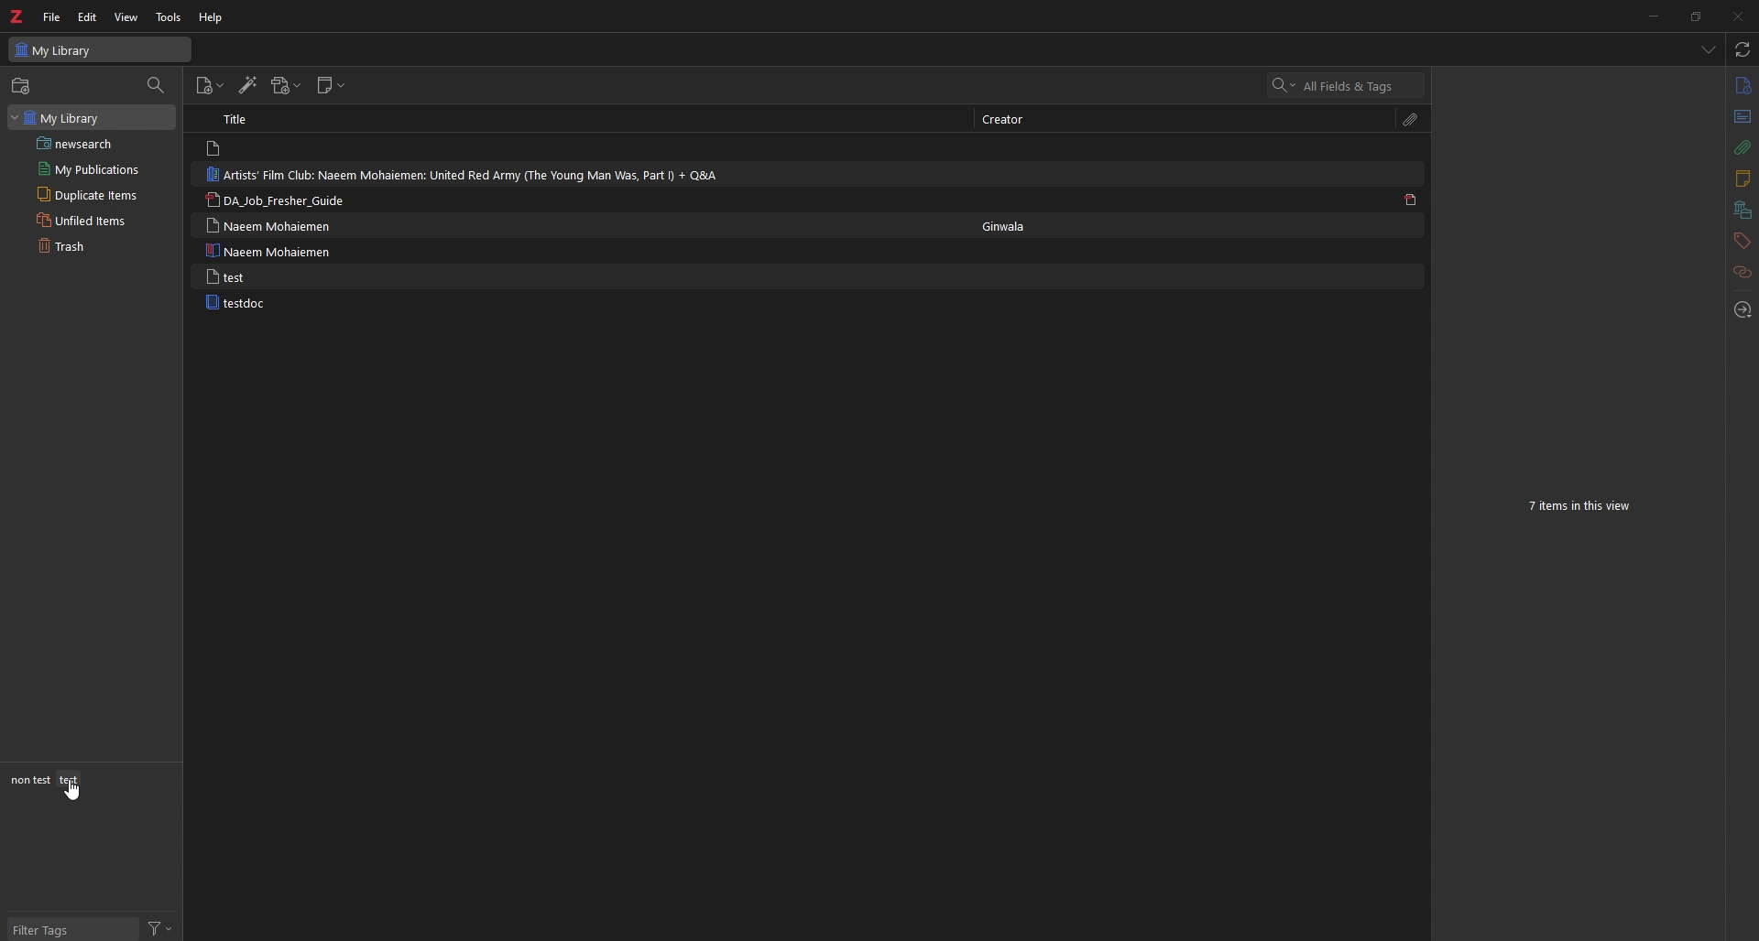 This screenshot has width=1759, height=941. Describe the element at coordinates (229, 277) in the screenshot. I see `test` at that location.